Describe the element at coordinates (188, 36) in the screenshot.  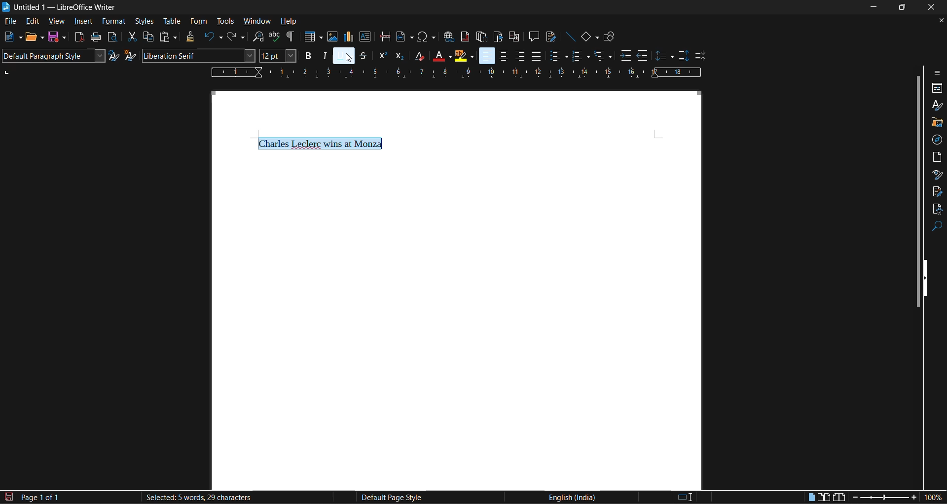
I see `clone formatting` at that location.